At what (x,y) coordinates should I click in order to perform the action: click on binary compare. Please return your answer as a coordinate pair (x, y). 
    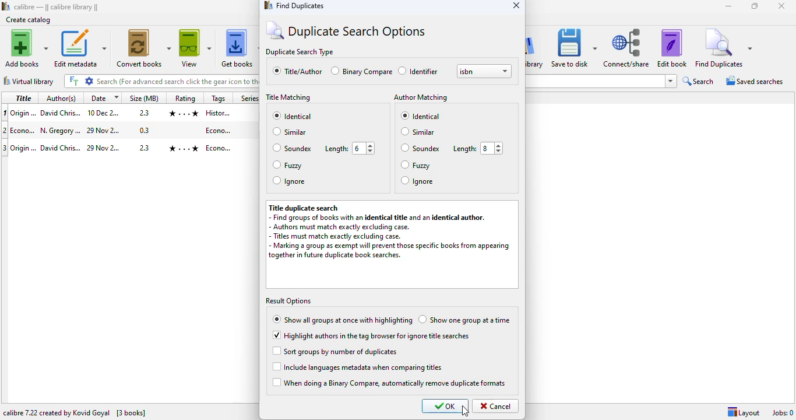
    Looking at the image, I should click on (361, 71).